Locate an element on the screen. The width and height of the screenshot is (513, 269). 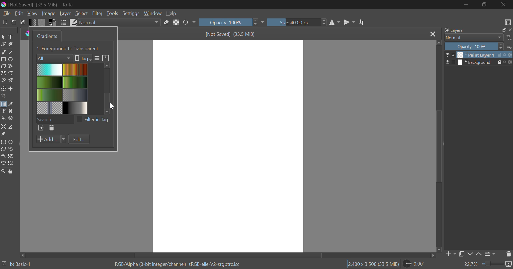
Document Workspace is located at coordinates (228, 146).